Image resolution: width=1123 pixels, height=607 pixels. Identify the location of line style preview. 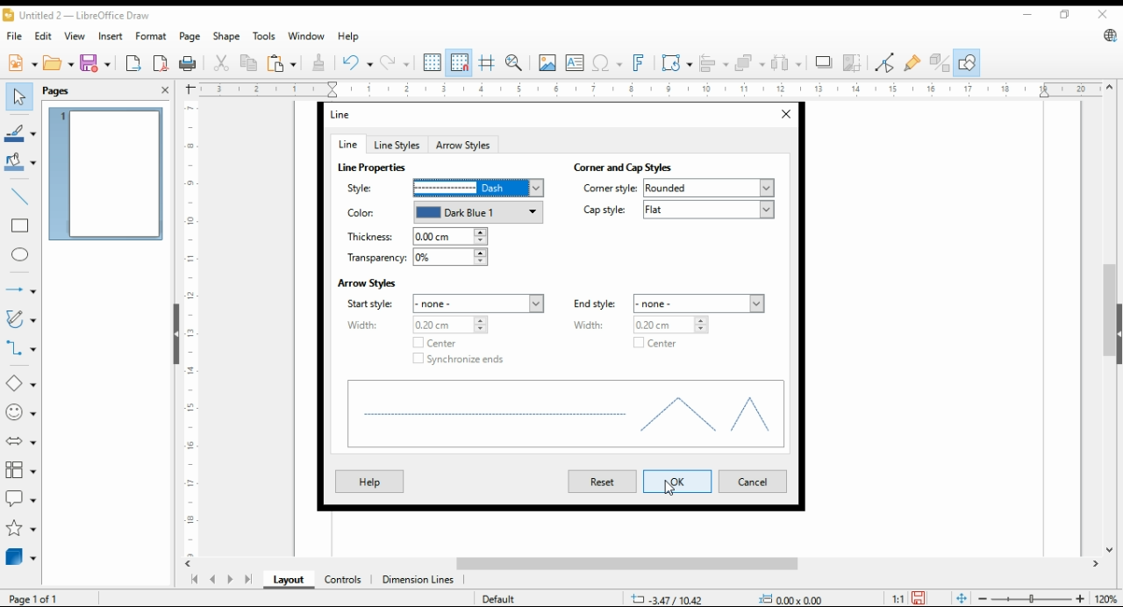
(567, 417).